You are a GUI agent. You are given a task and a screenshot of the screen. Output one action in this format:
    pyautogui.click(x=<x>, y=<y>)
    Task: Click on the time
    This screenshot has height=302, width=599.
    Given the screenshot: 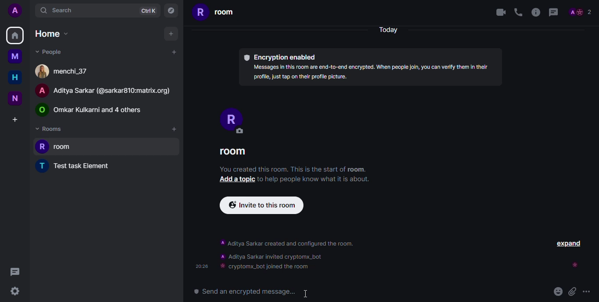 What is the action you would take?
    pyautogui.click(x=201, y=266)
    